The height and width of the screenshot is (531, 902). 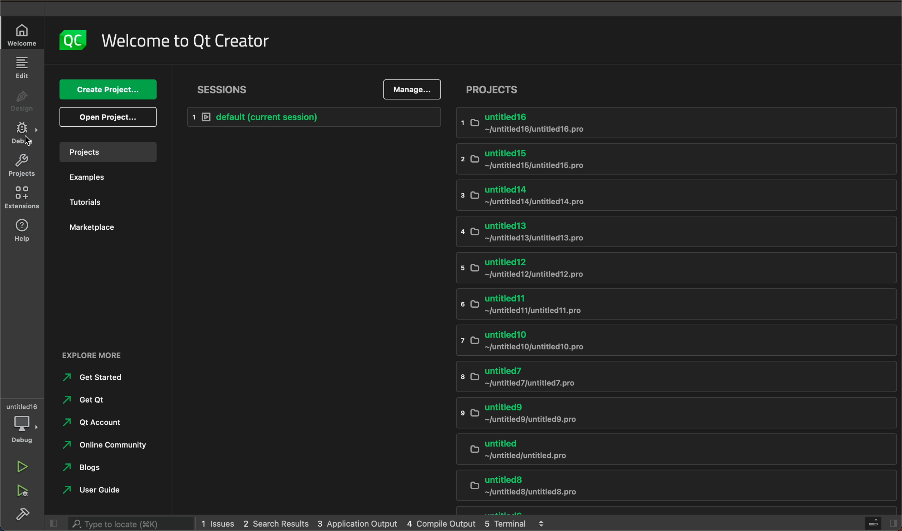 I want to click on Default, so click(x=310, y=116).